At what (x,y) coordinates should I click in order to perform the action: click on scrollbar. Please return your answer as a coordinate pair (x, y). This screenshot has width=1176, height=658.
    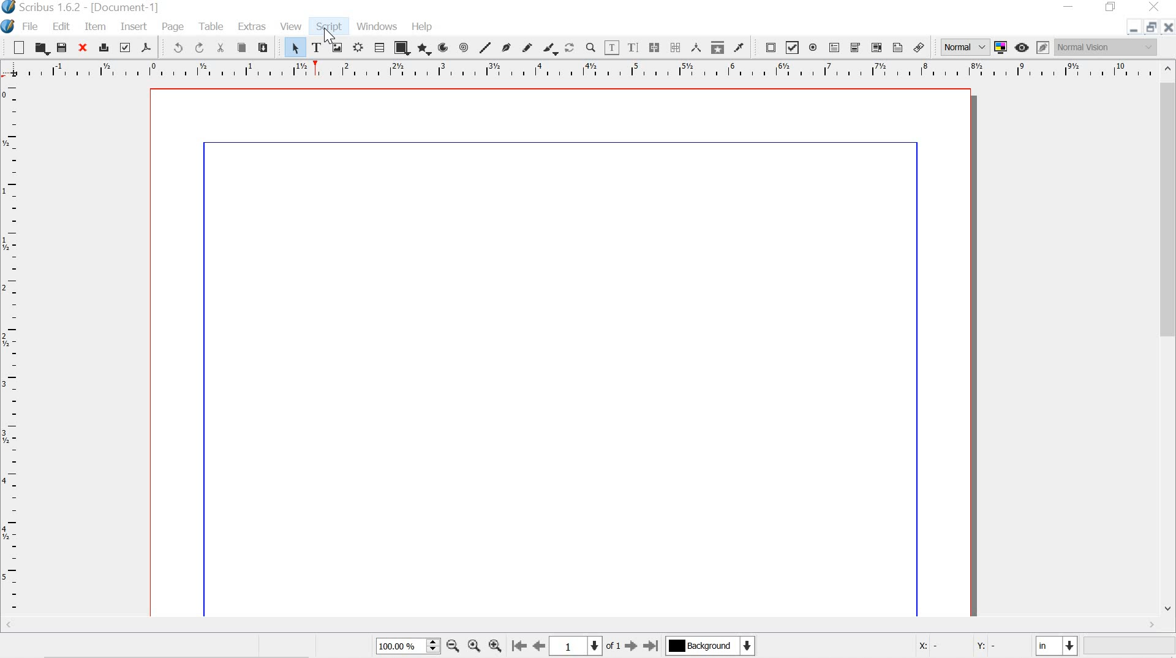
    Looking at the image, I should click on (577, 626).